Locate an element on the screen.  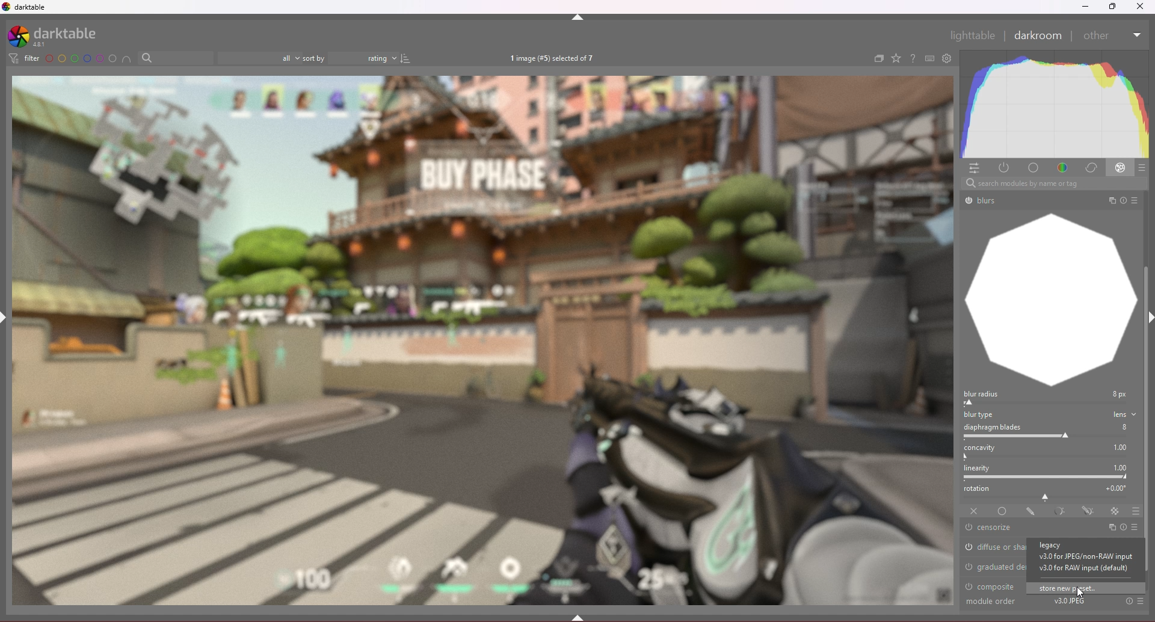
censorize is located at coordinates (999, 528).